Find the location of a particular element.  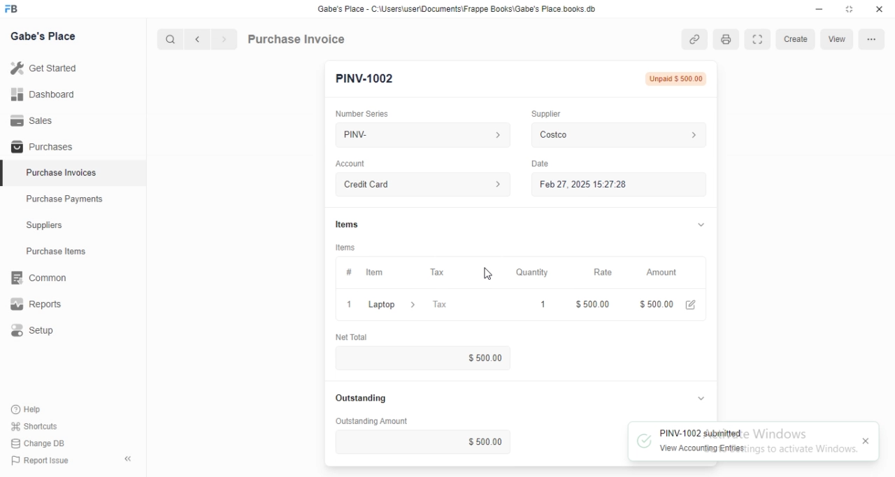

Amount is located at coordinates (655, 273).